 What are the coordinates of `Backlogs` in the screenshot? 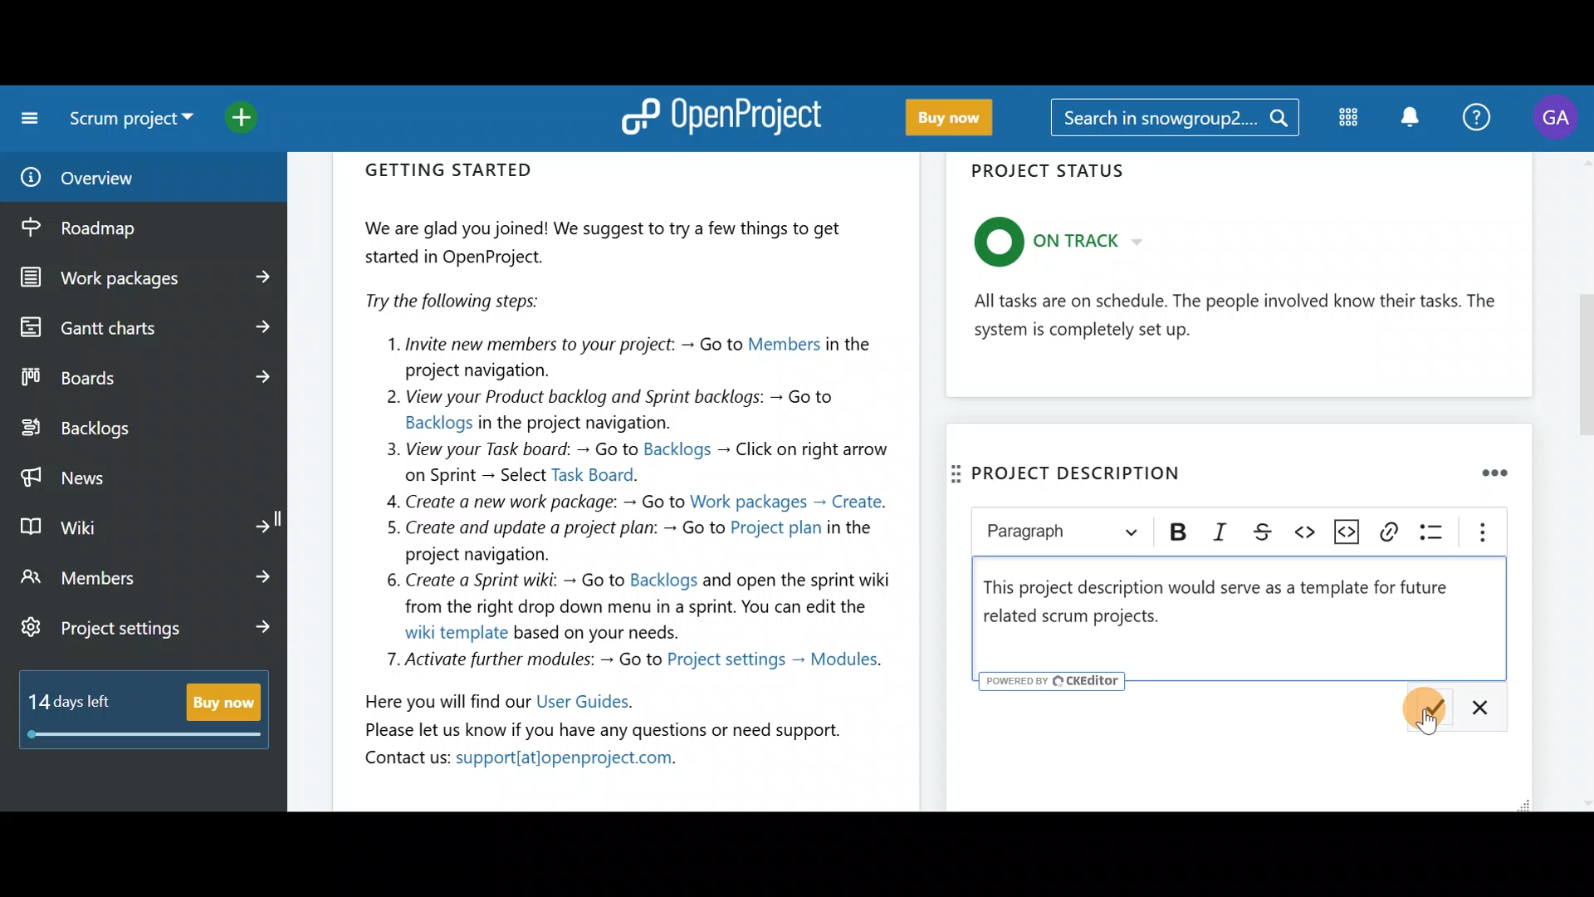 It's located at (130, 429).